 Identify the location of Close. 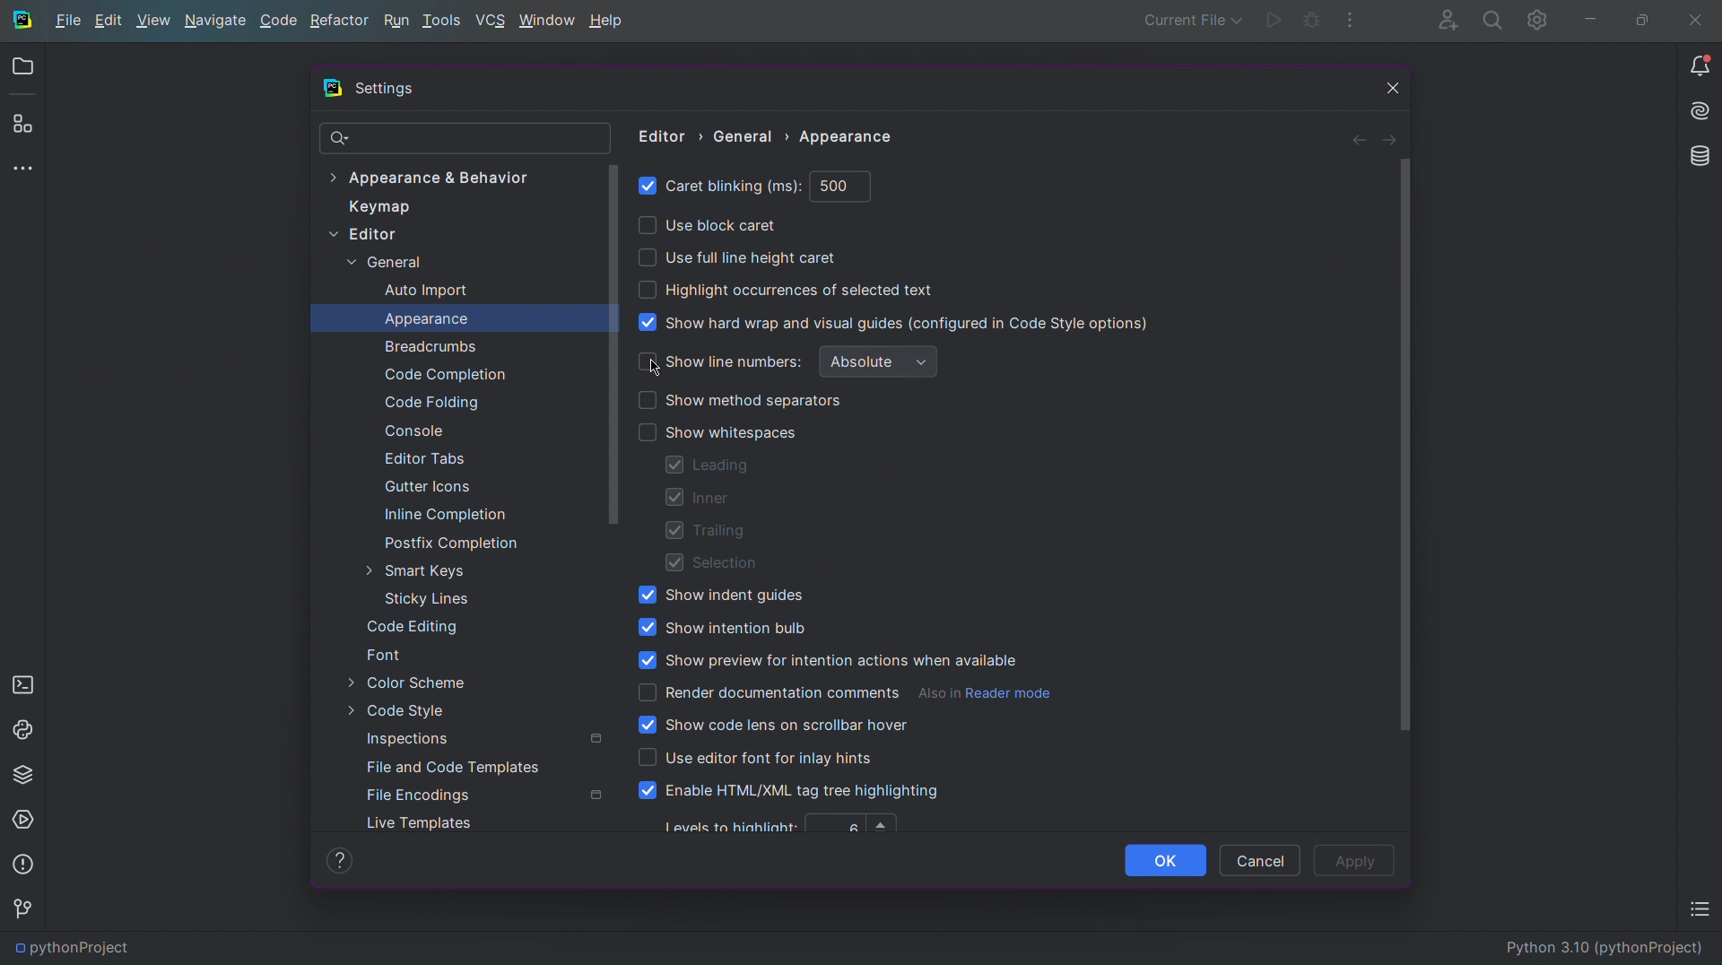
(1699, 18).